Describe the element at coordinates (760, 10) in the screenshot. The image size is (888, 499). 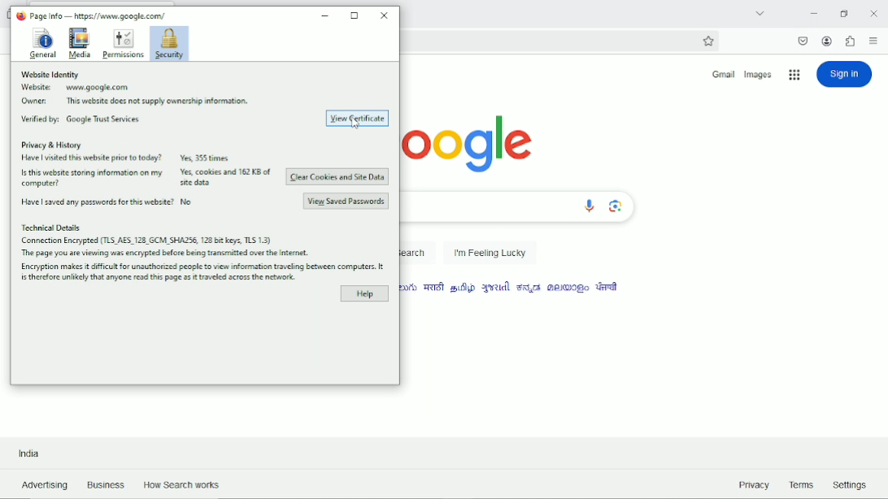
I see `List all tabs` at that location.